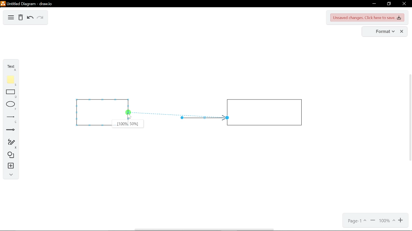 This screenshot has width=412, height=231. Describe the element at coordinates (152, 113) in the screenshot. I see `arrow being connected` at that location.